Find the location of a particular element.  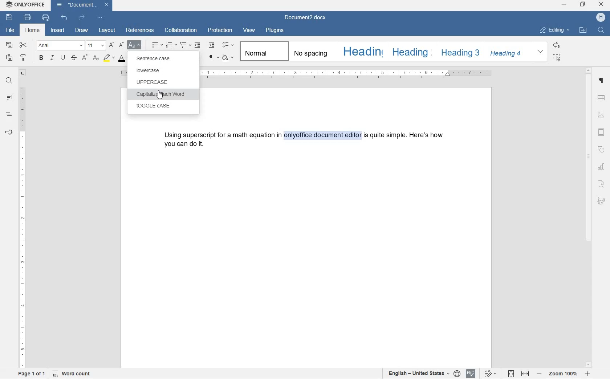

No spacing is located at coordinates (310, 51).